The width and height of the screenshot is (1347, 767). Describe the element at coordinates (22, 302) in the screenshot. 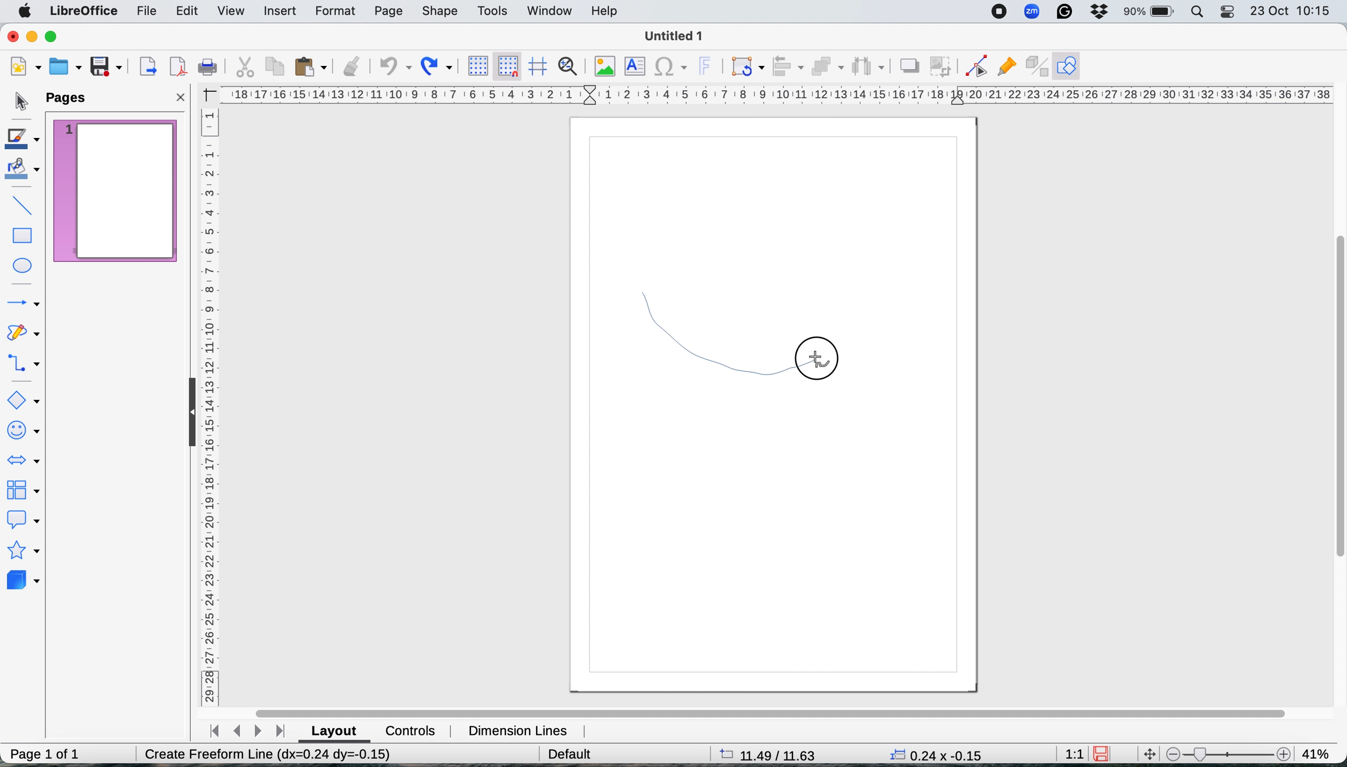

I see `lines and arrows` at that location.